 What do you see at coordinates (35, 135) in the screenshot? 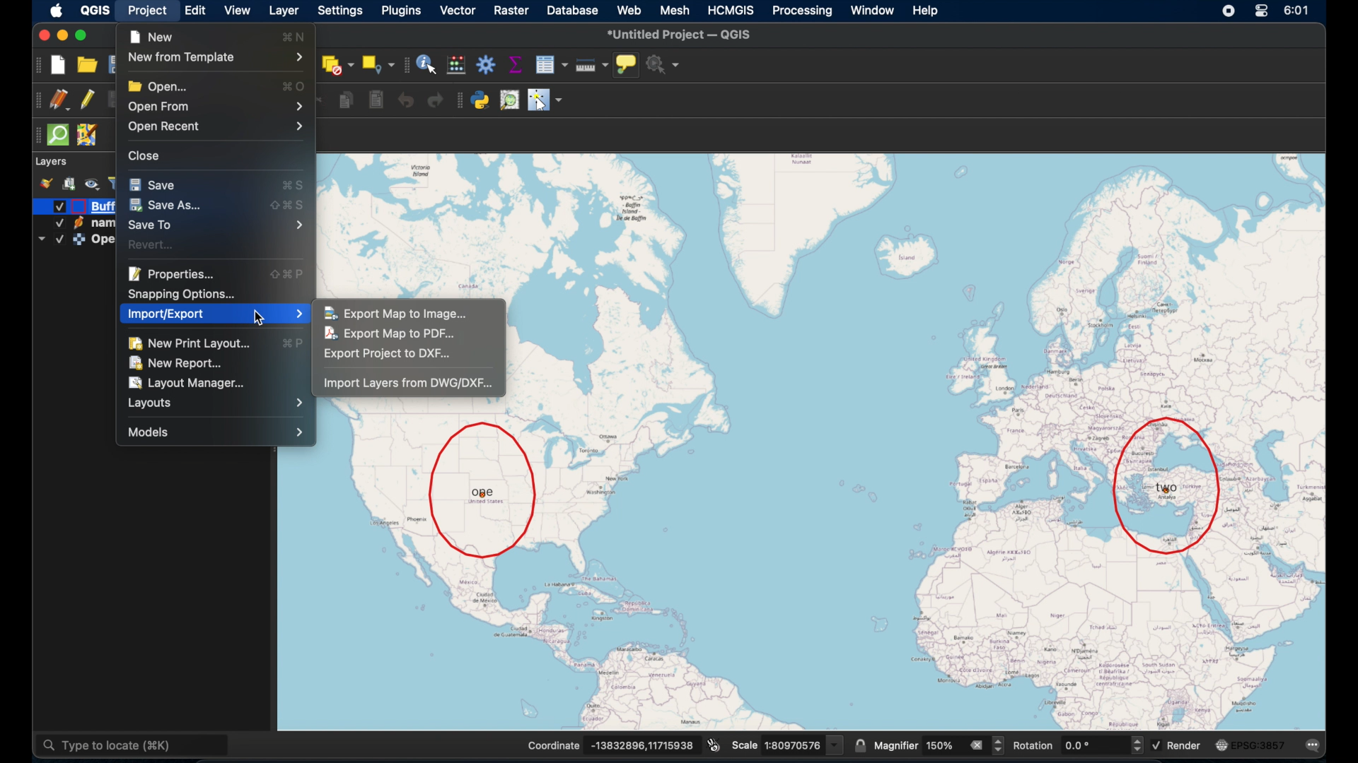
I see `drag handle` at bounding box center [35, 135].